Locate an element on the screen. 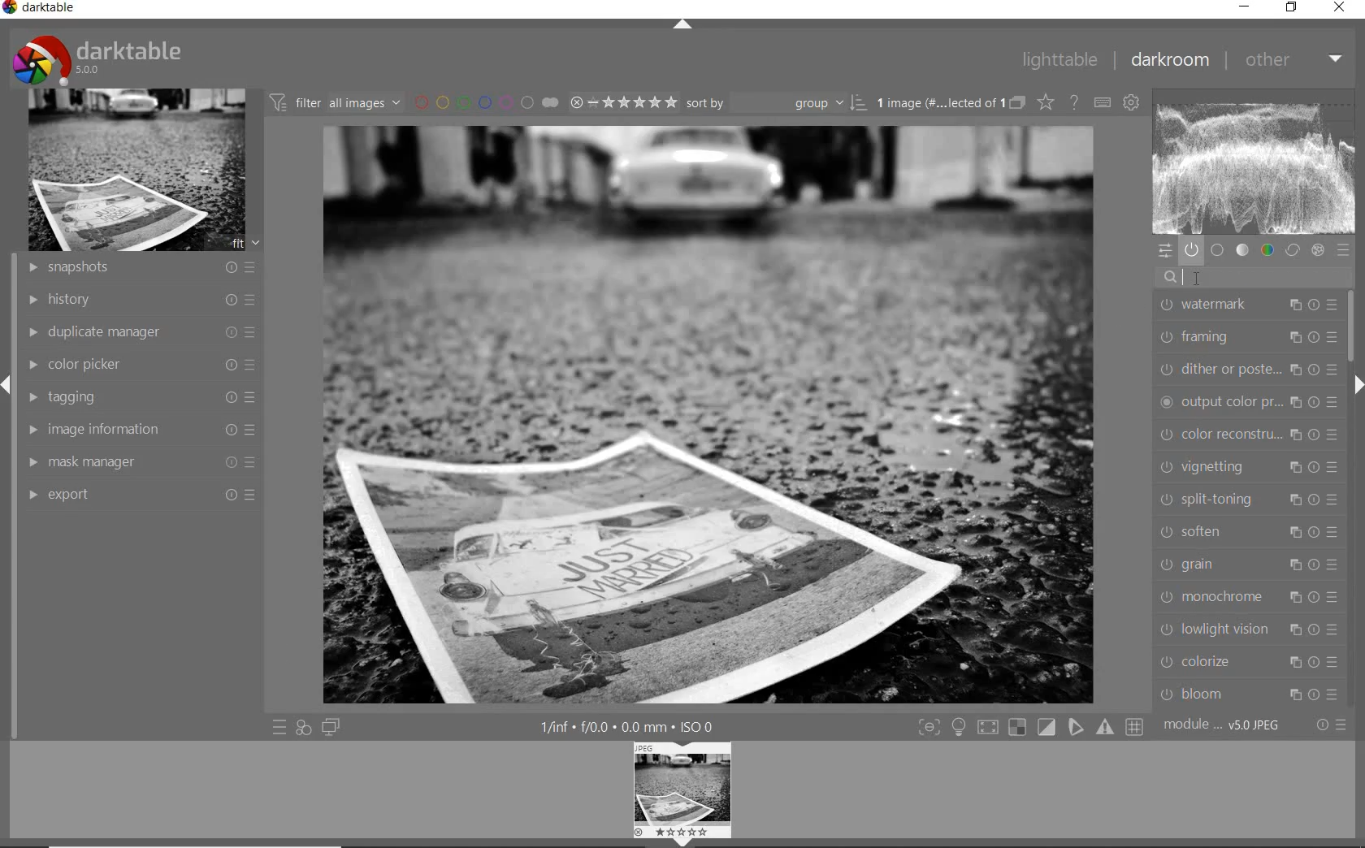 Image resolution: width=1365 pixels, height=848 pixels. monochrome is located at coordinates (1246, 598).